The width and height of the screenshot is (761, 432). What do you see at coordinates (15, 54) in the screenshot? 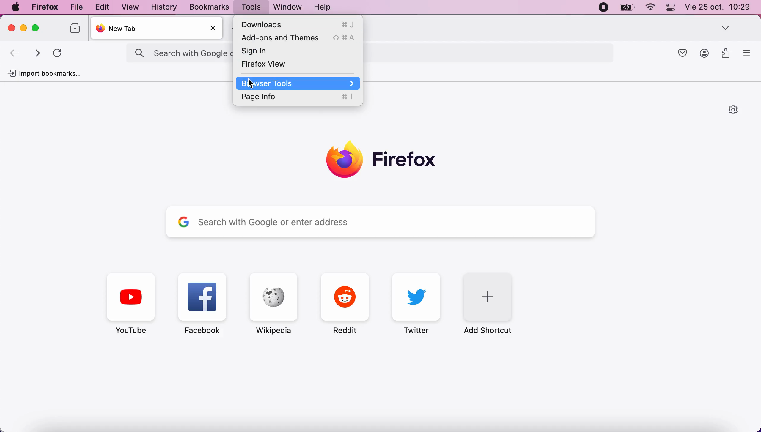
I see `Move backward` at bounding box center [15, 54].